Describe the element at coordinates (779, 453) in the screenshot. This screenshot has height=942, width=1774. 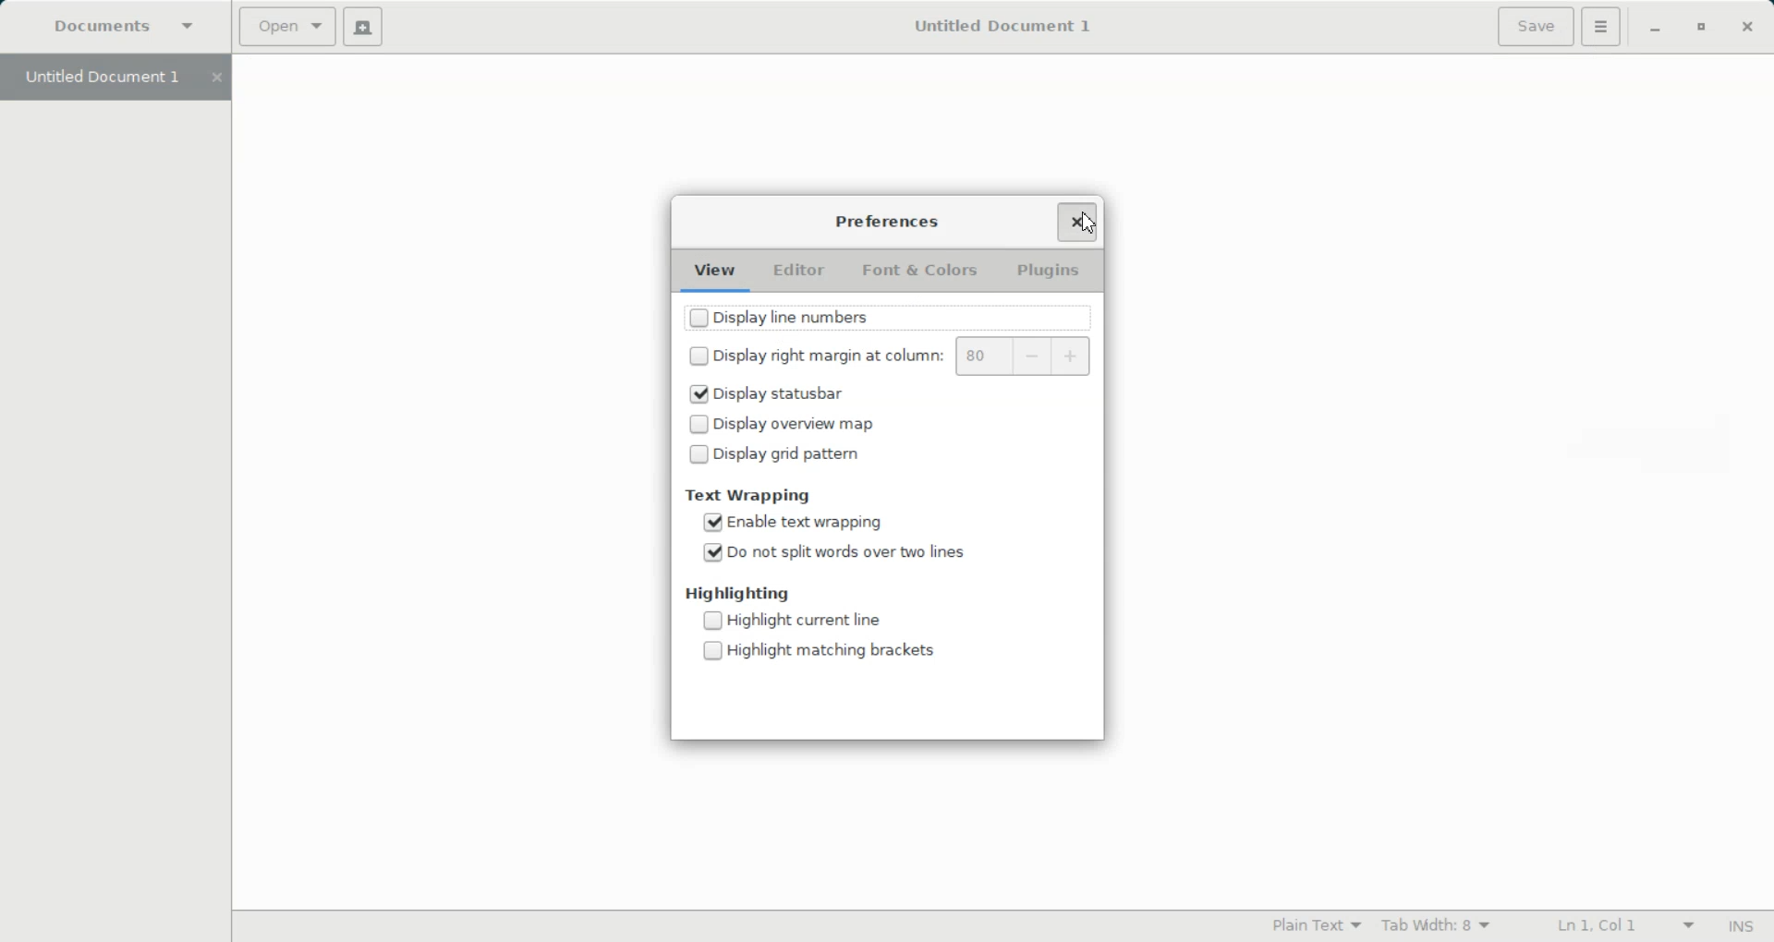
I see `(un)check Disable Display grid pattern` at that location.